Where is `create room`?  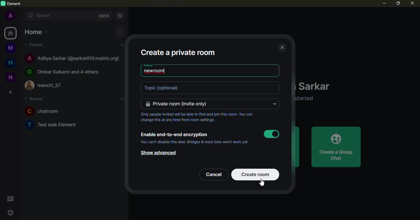 create room is located at coordinates (257, 175).